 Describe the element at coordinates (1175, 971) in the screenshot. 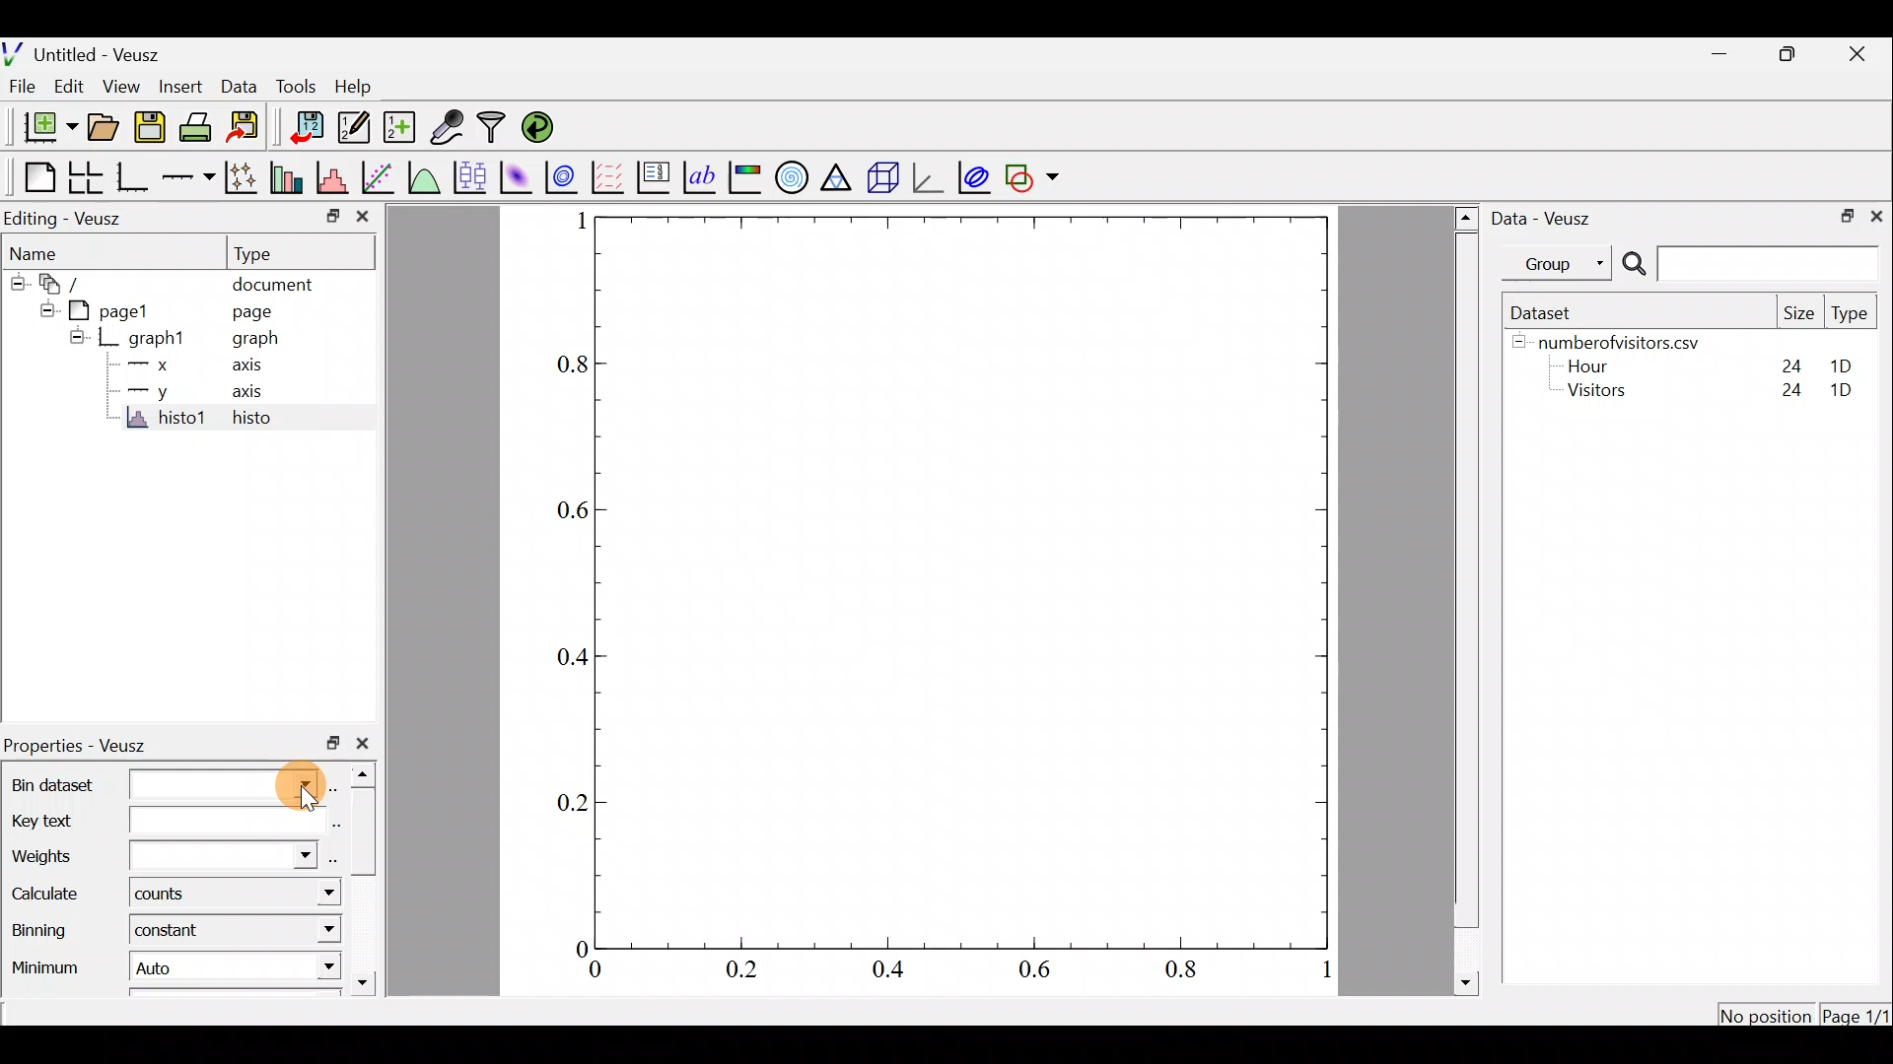

I see `0.8` at that location.